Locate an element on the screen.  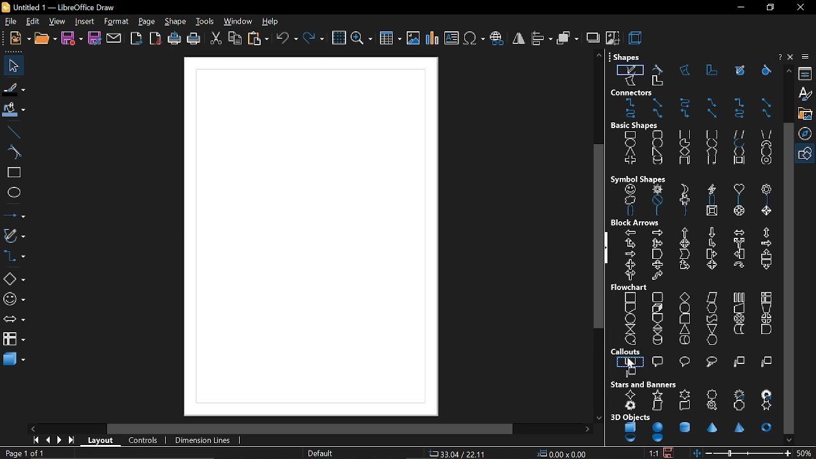
flowchart is located at coordinates (14, 339).